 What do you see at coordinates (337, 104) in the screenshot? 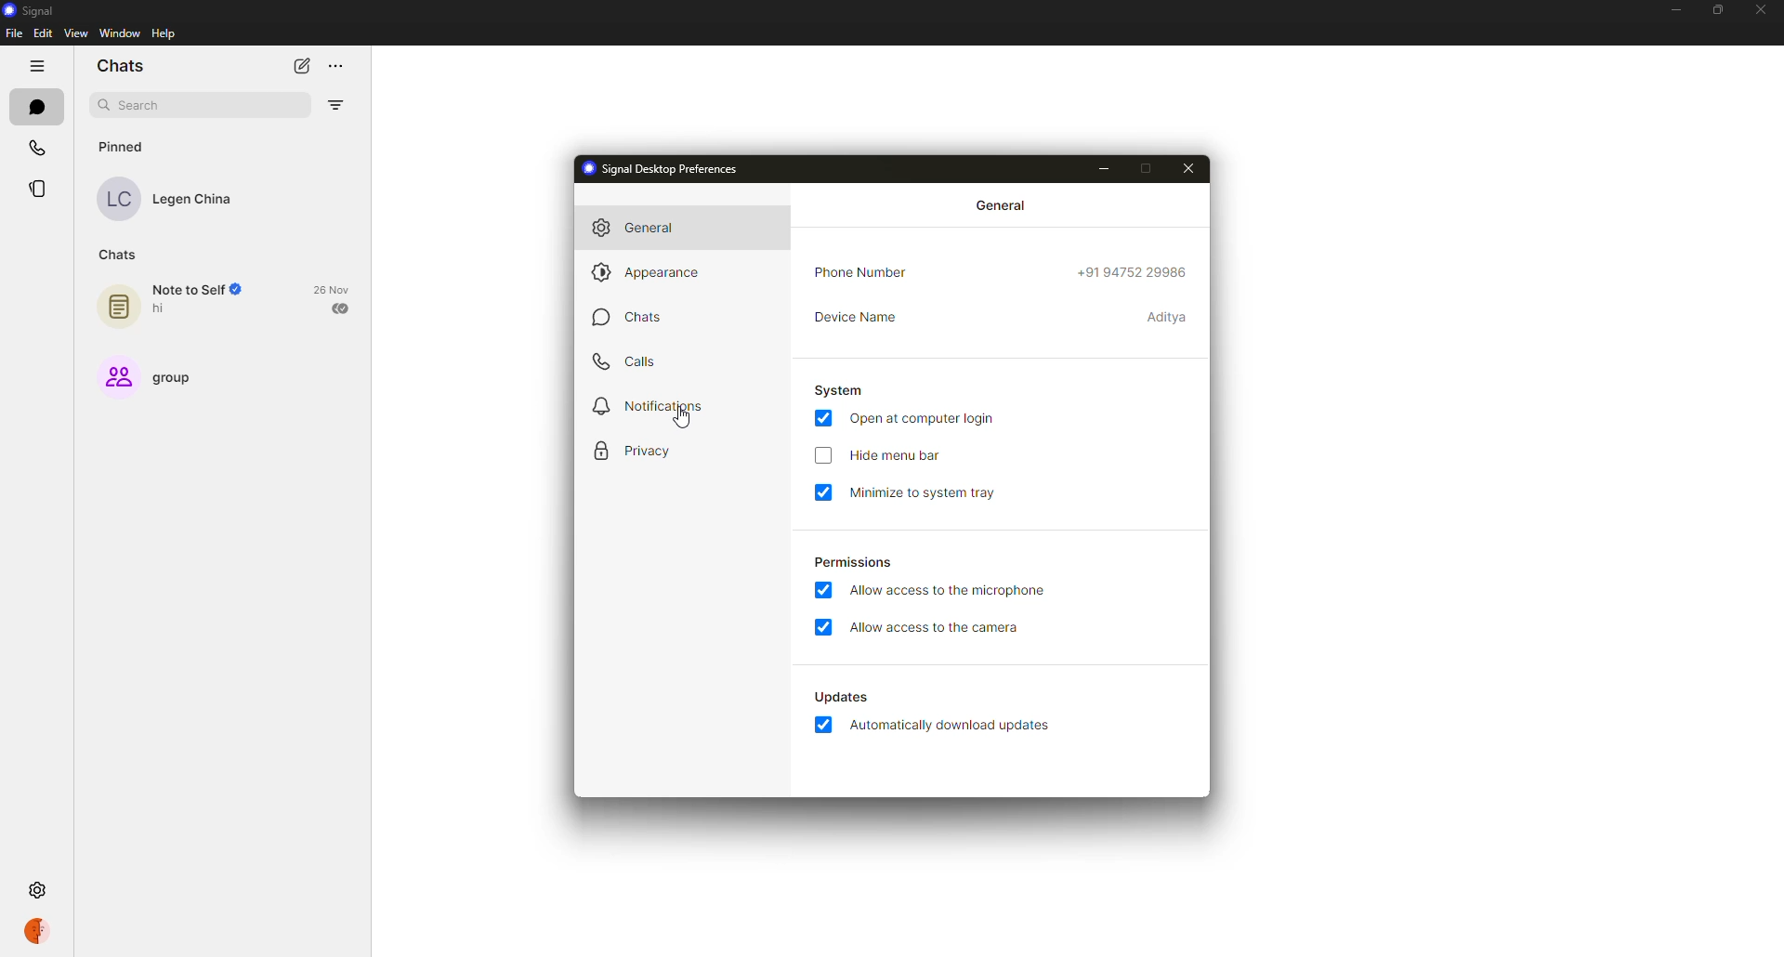
I see `filter` at bounding box center [337, 104].